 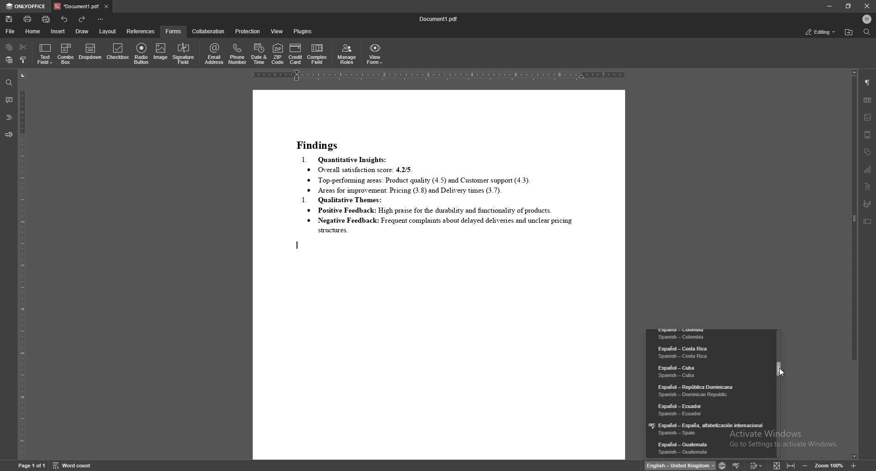 I want to click on references, so click(x=141, y=31).